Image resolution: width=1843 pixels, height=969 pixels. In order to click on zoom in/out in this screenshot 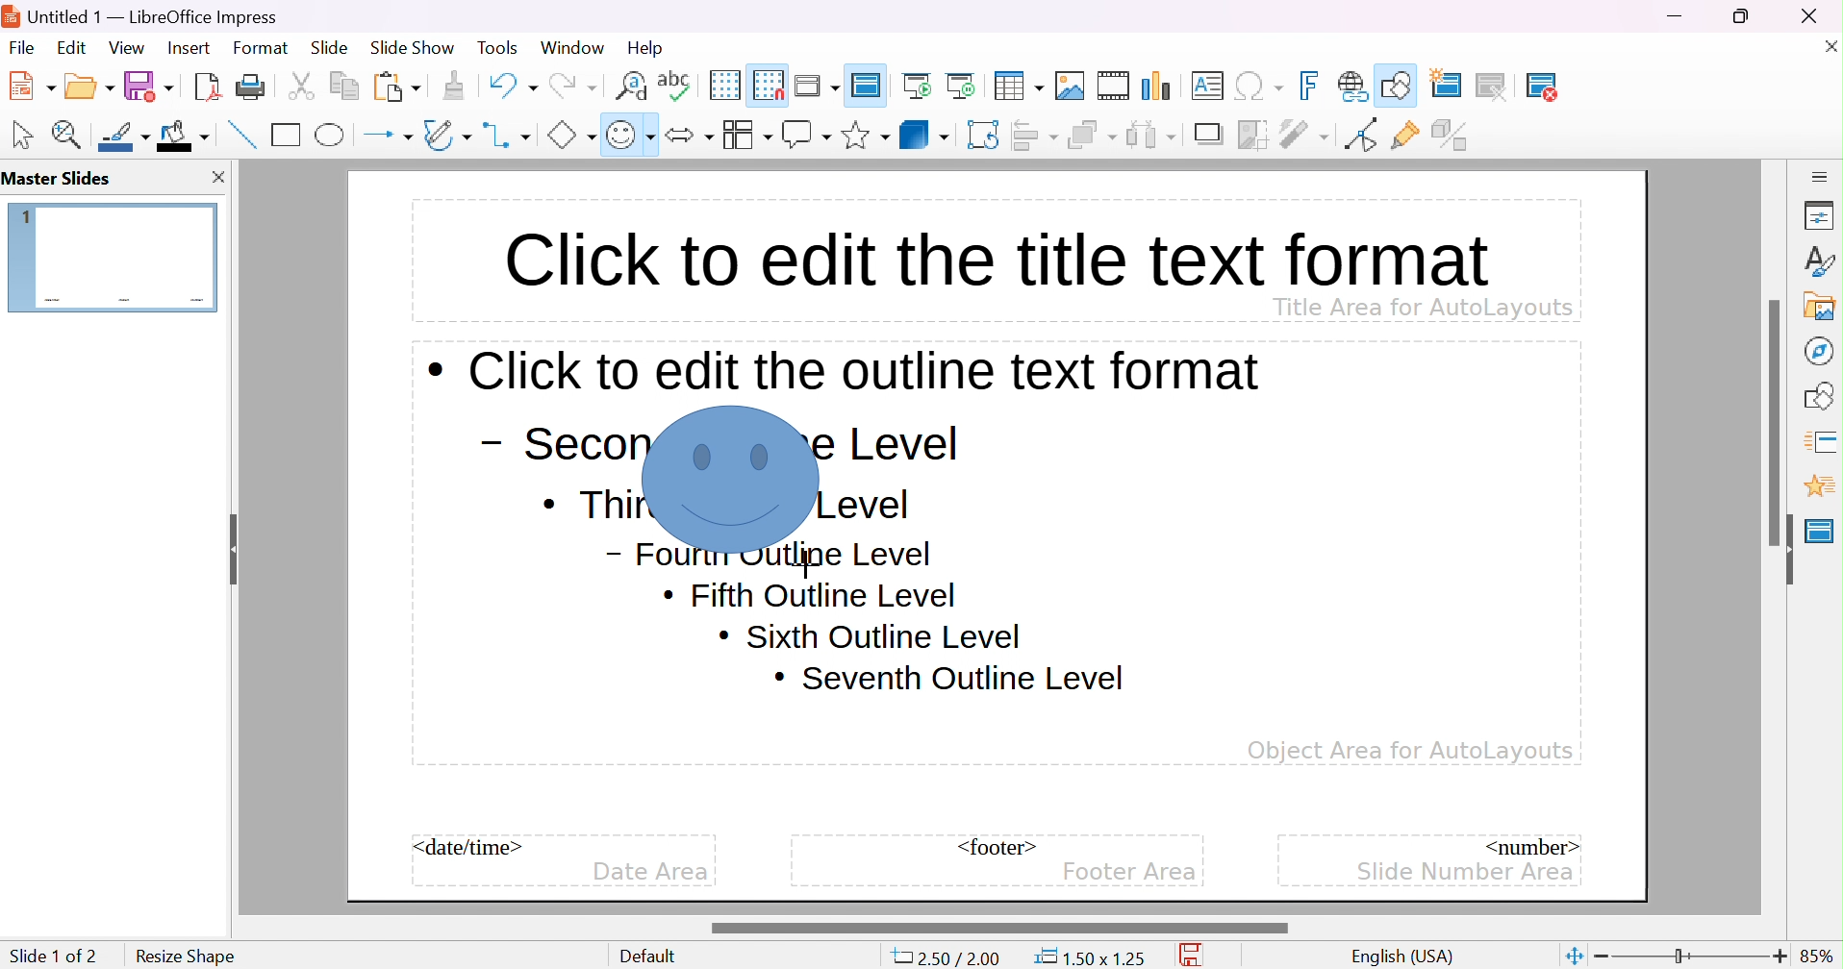, I will do `click(1691, 957)`.